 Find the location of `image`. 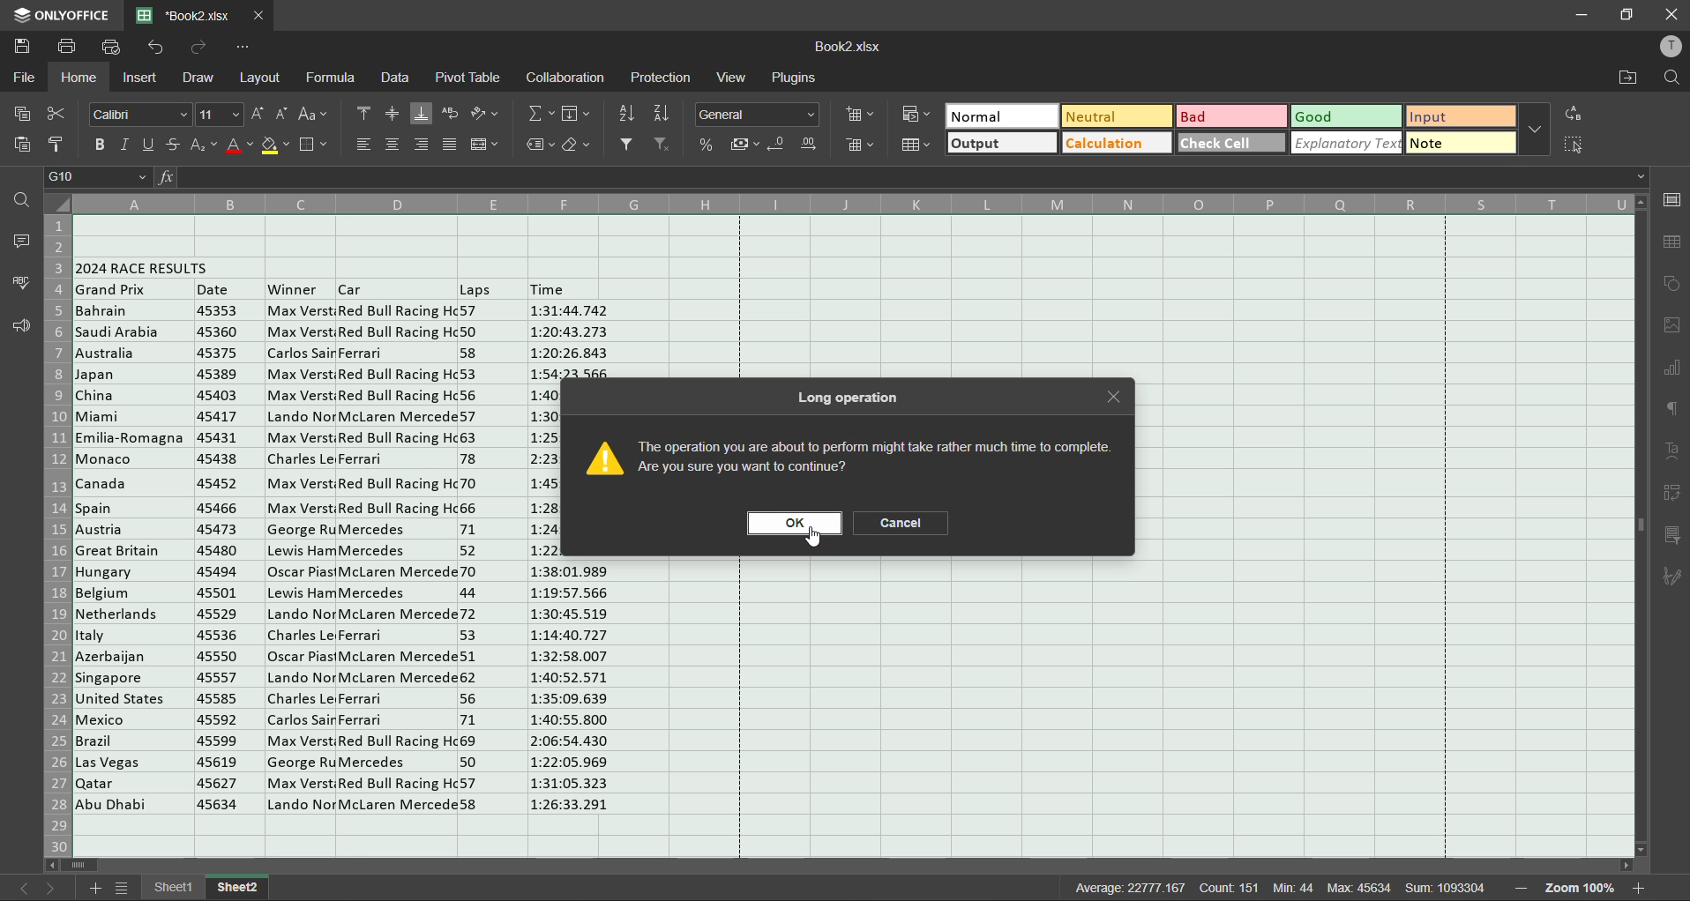

image is located at coordinates (603, 457).